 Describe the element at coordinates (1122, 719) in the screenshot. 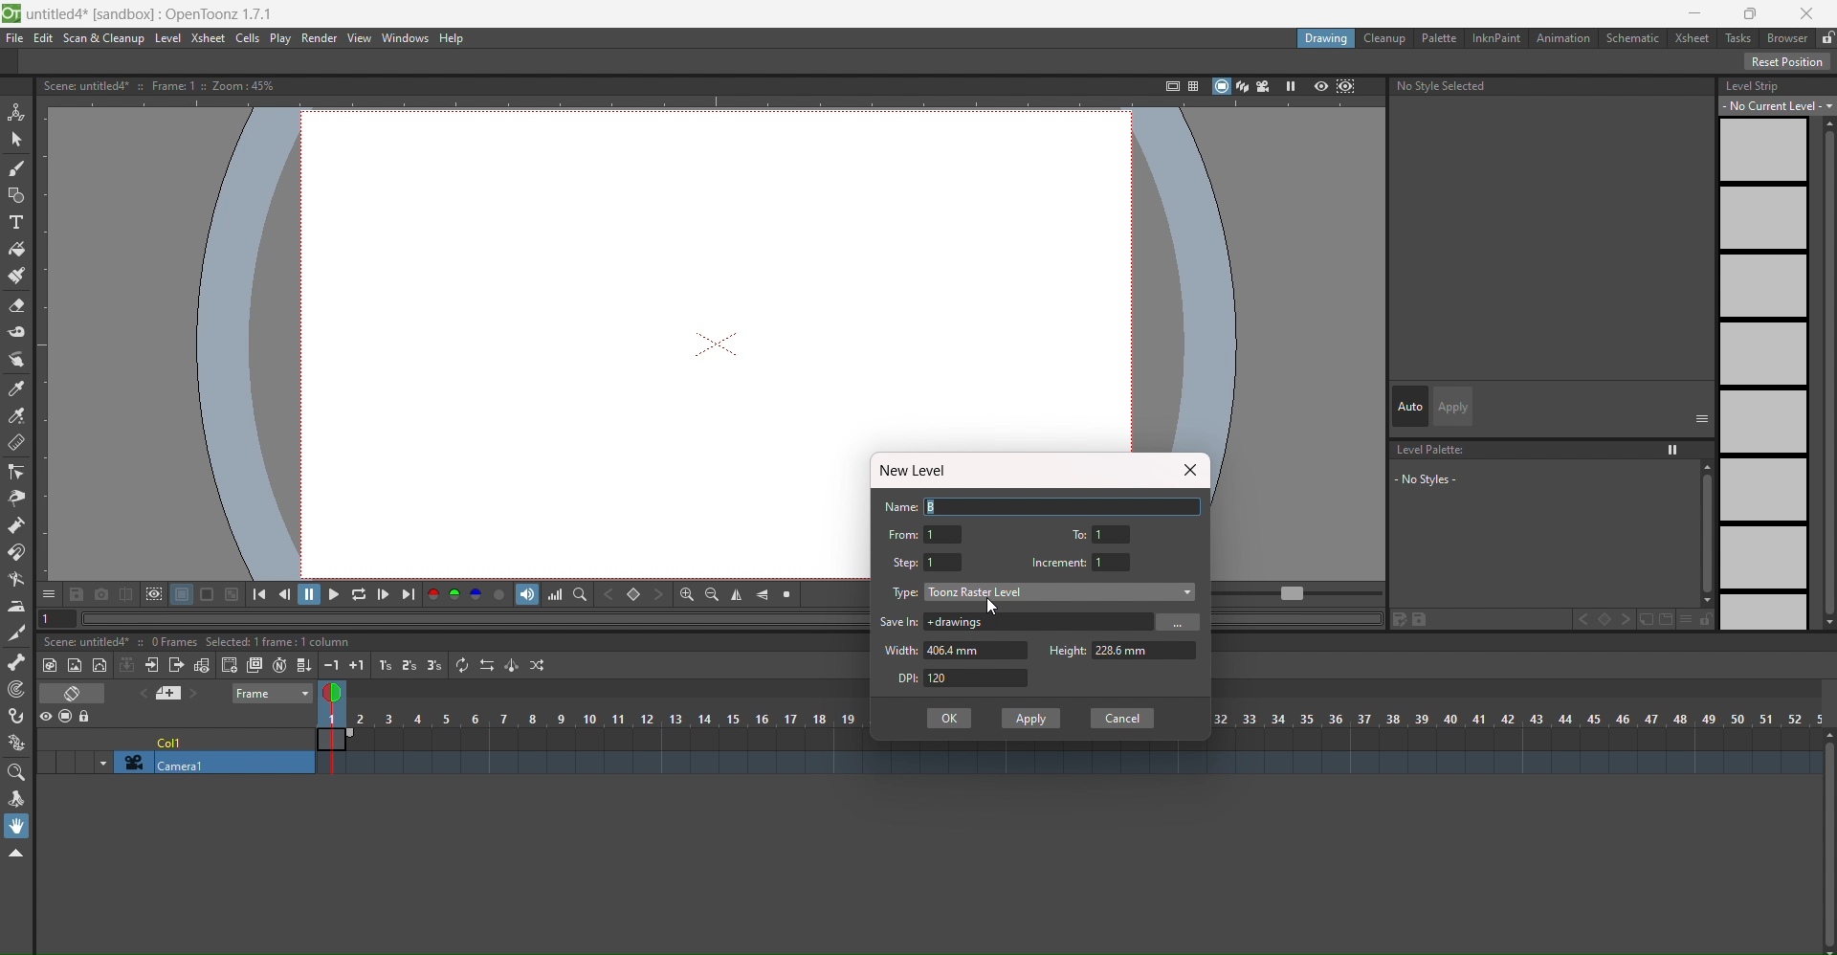

I see `cancel` at that location.